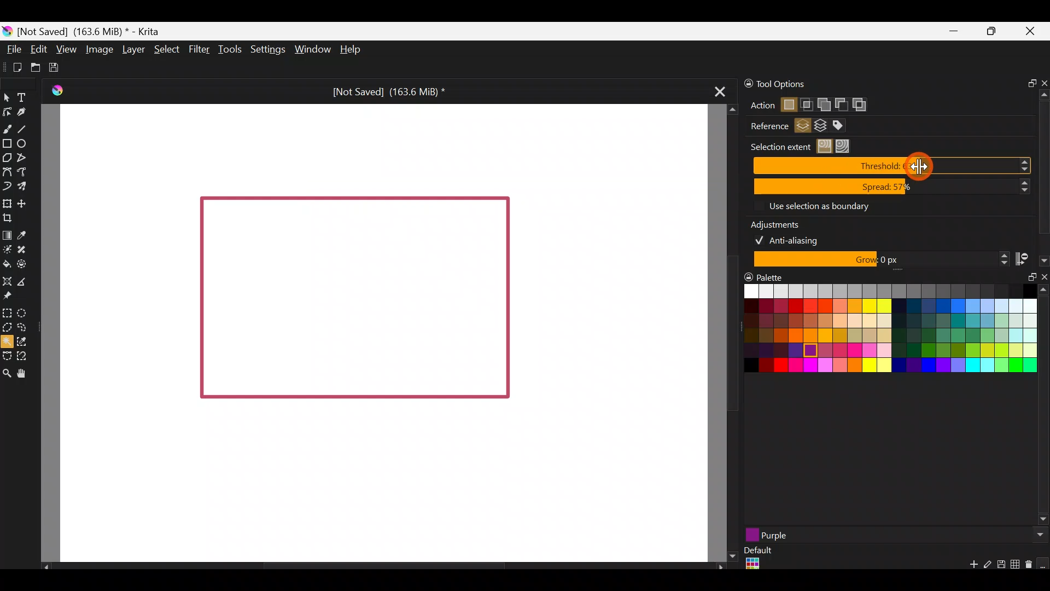  I want to click on Use selection as boundary, so click(818, 205).